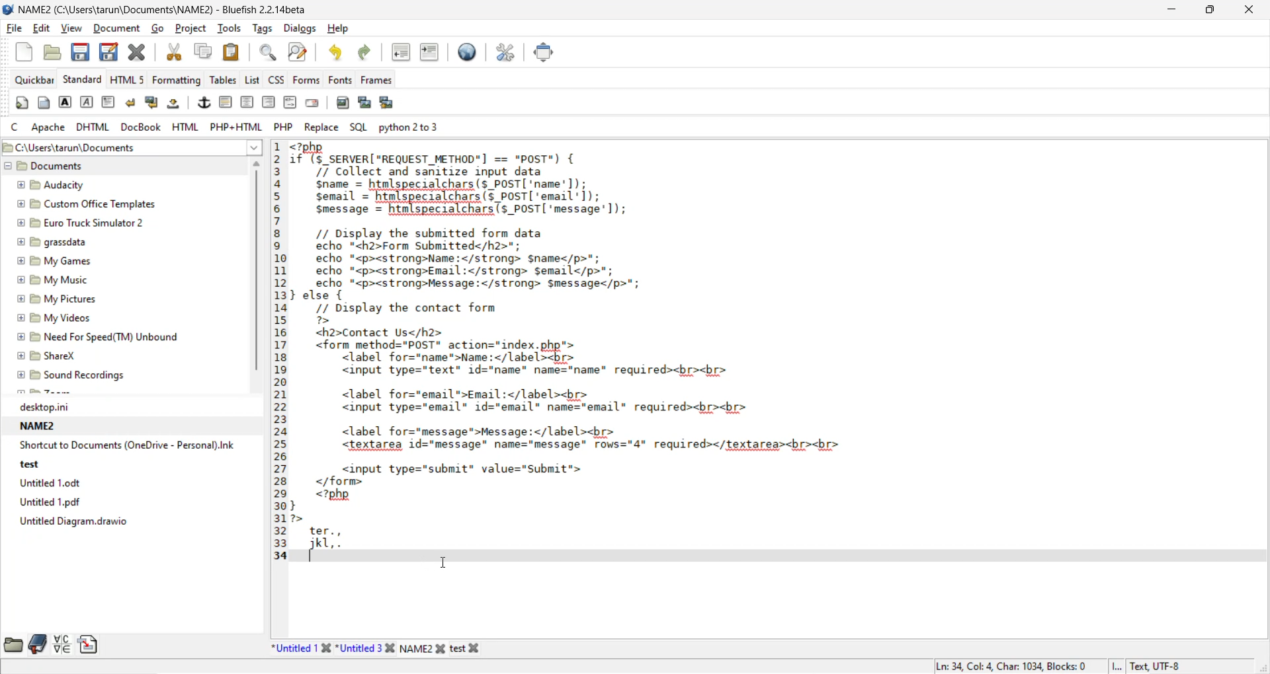 This screenshot has height=674, width=1270. Describe the element at coordinates (144, 127) in the screenshot. I see `docbook` at that location.